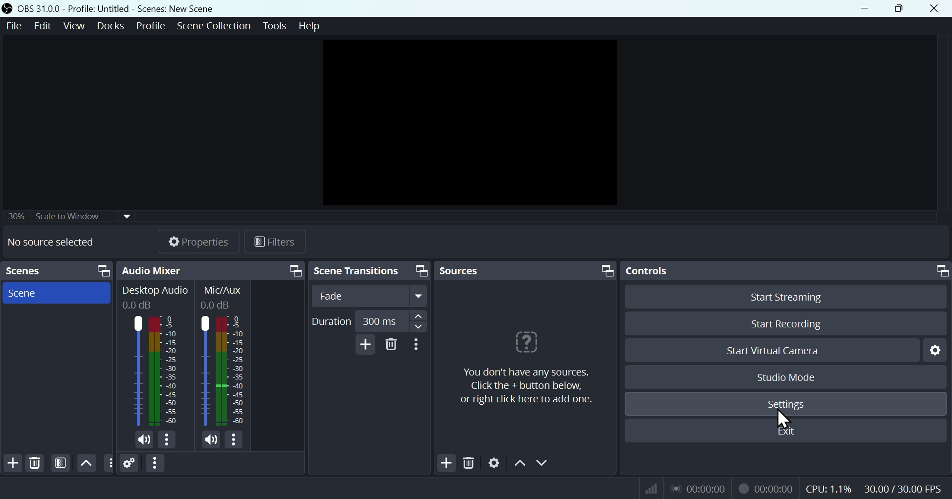 This screenshot has height=499, width=952. I want to click on add, so click(363, 346).